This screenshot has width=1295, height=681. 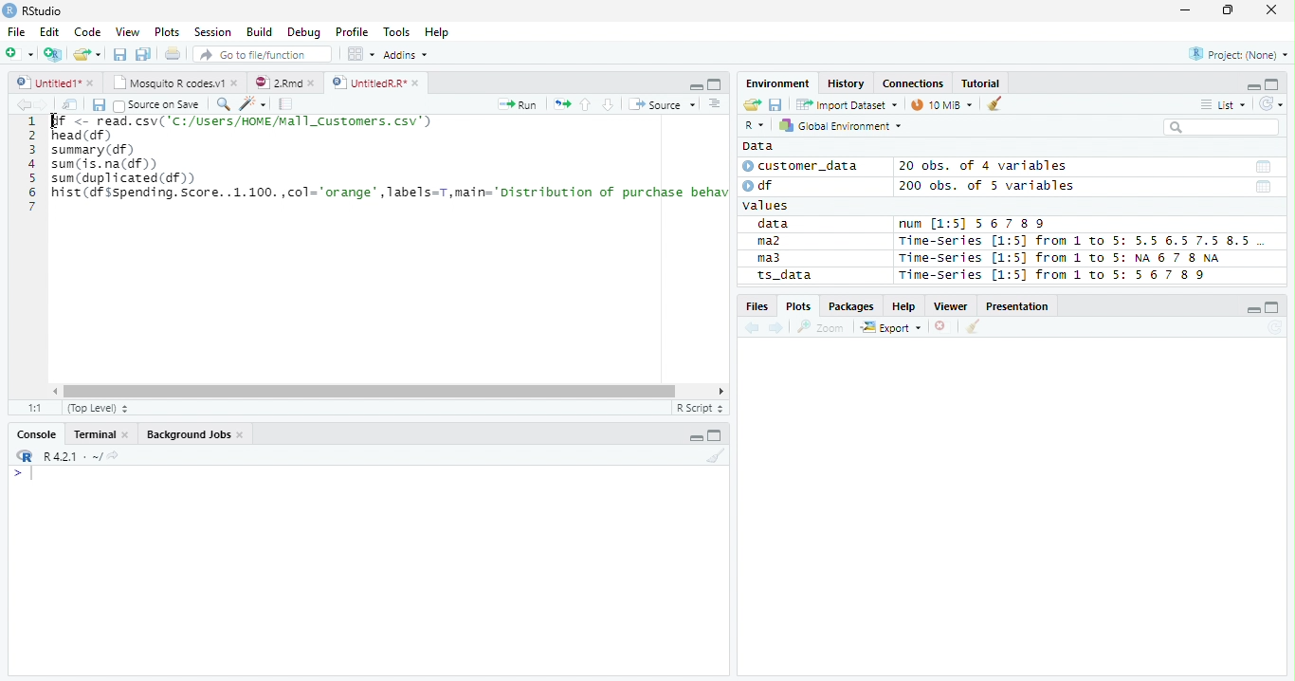 What do you see at coordinates (798, 305) in the screenshot?
I see `Plots` at bounding box center [798, 305].